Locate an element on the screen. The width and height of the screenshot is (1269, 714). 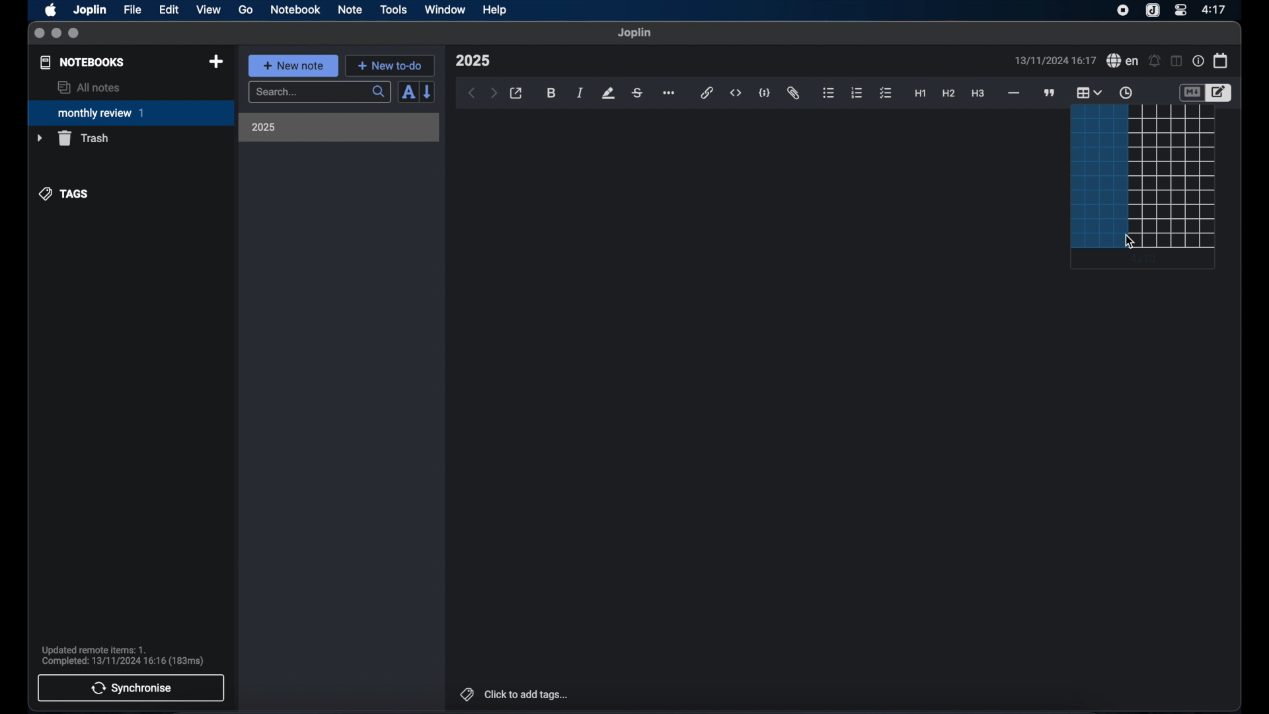
rows and columns  is located at coordinates (1173, 175).